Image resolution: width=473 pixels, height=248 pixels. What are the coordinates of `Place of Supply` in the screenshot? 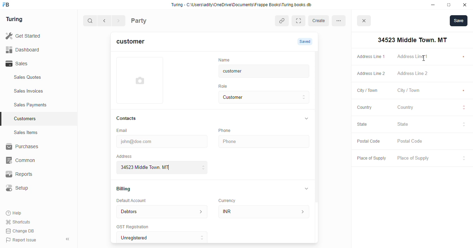 It's located at (430, 159).